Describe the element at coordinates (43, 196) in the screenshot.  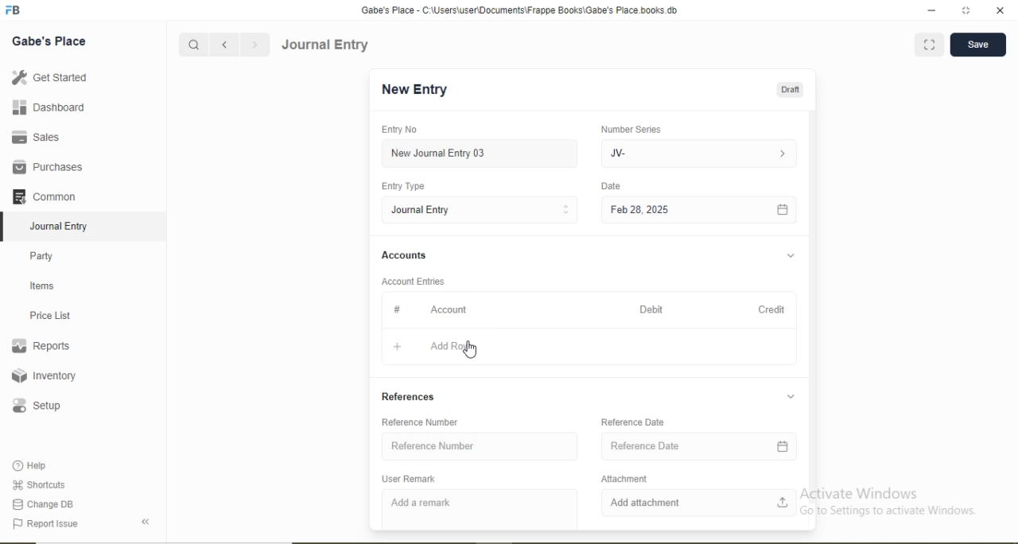
I see `Common` at that location.